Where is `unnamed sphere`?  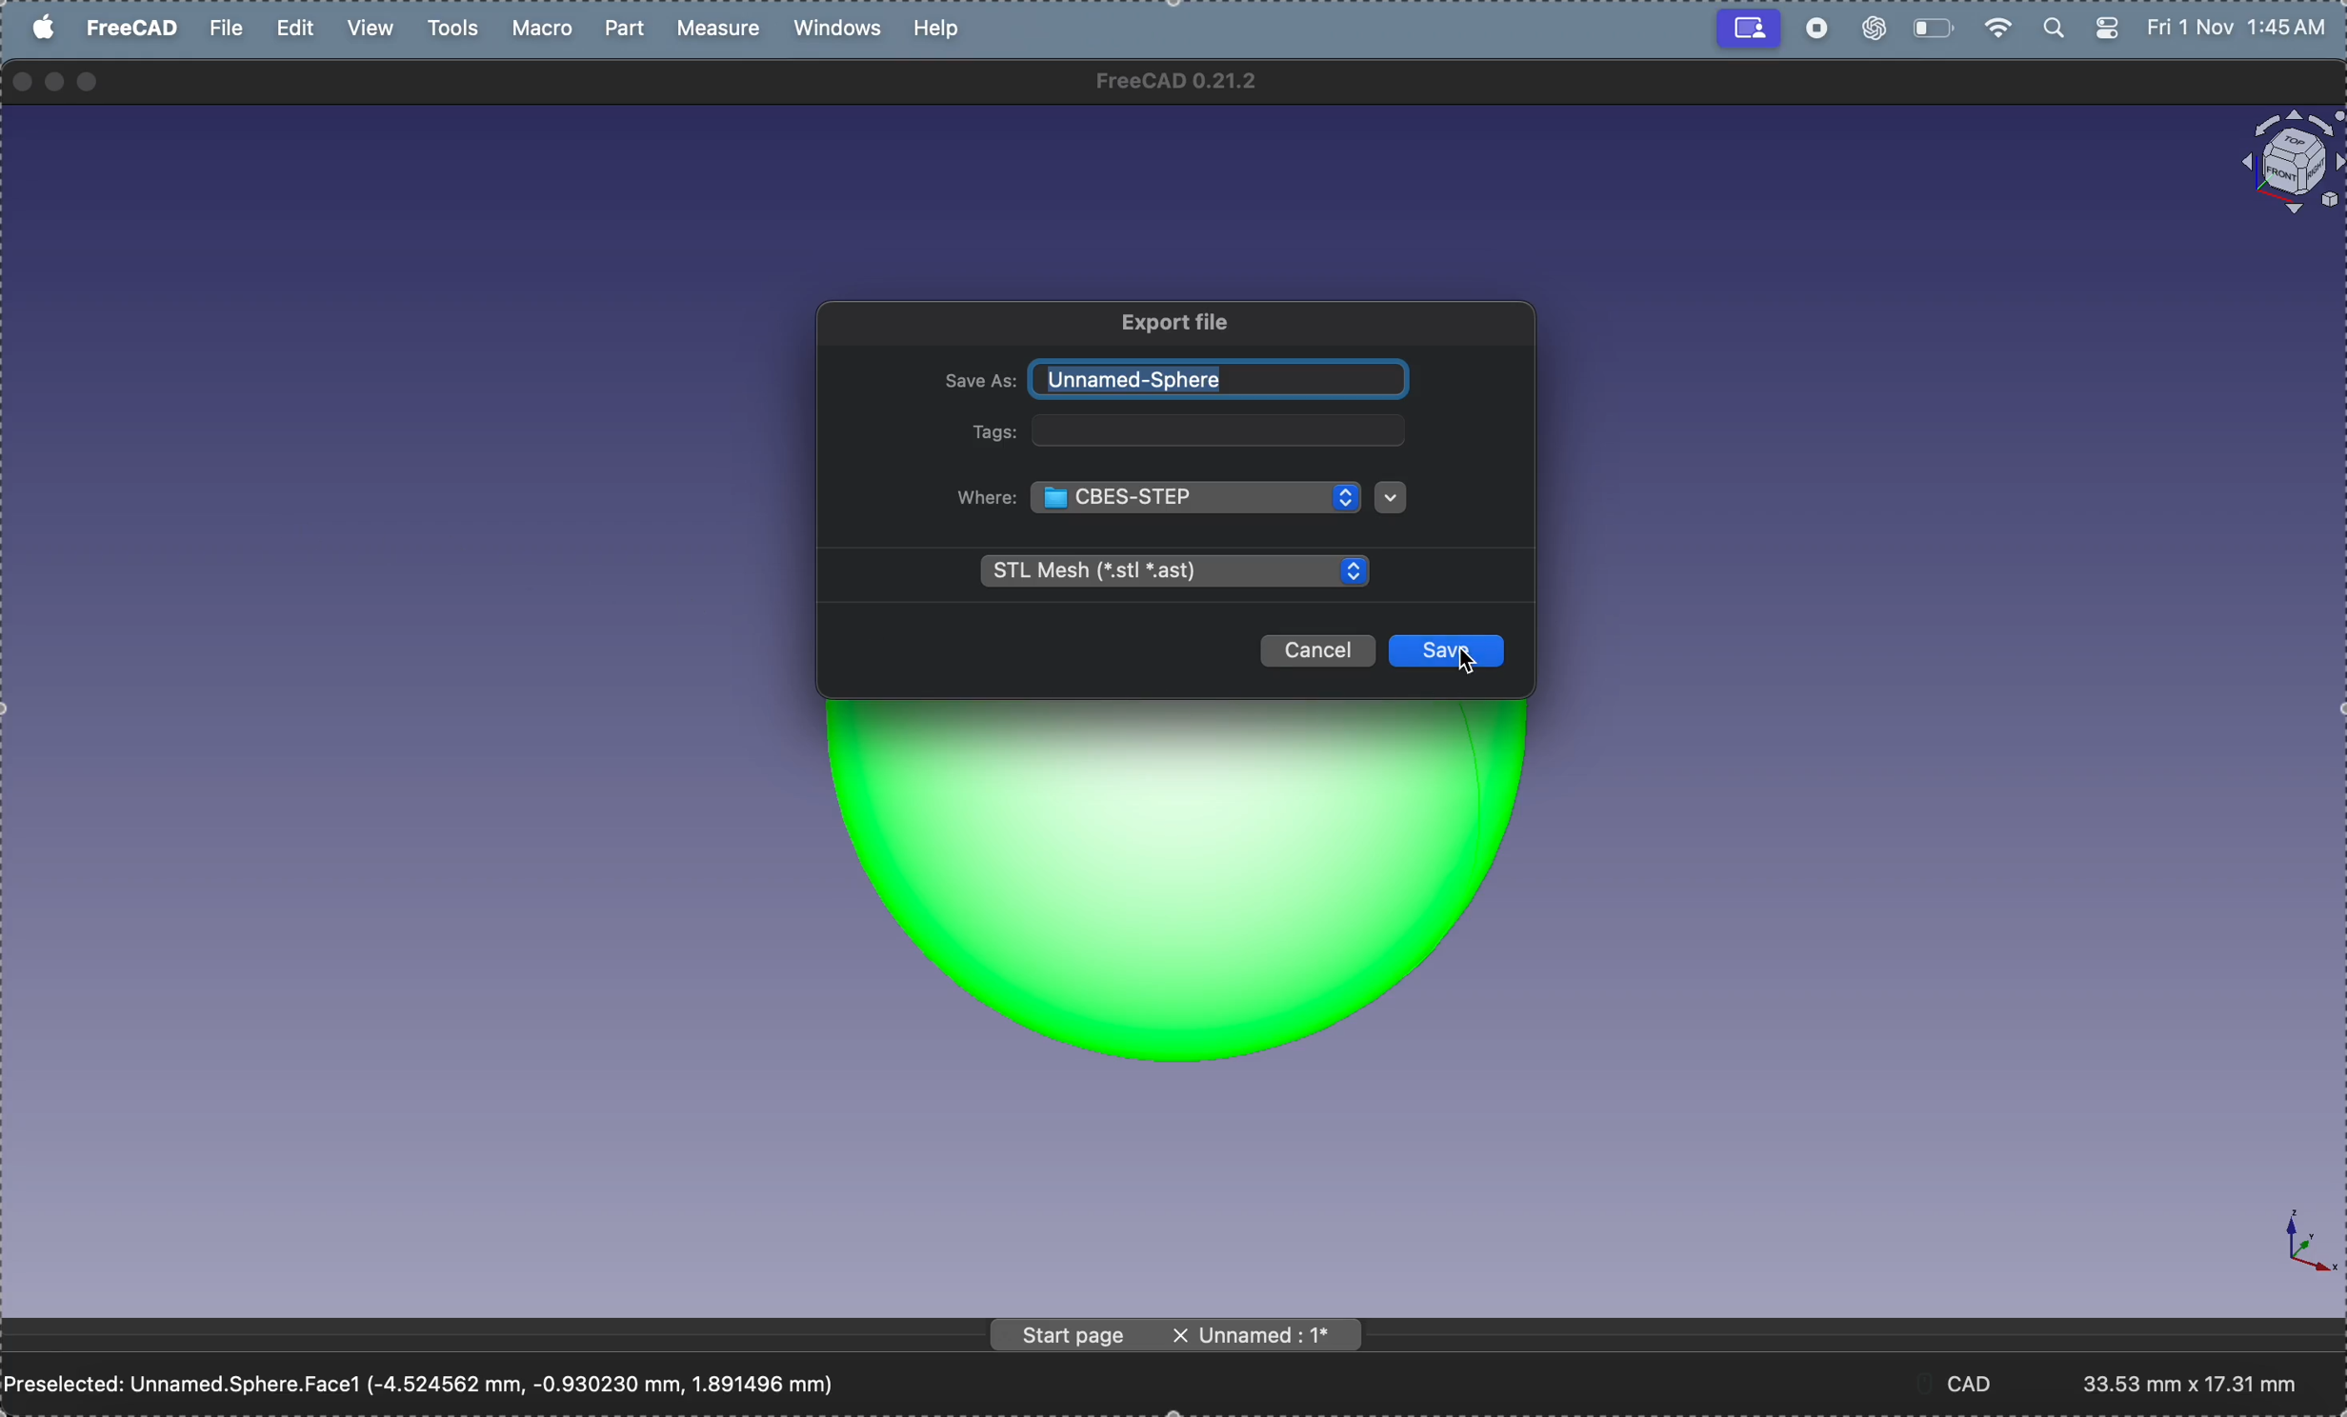
unnamed sphere is located at coordinates (1224, 380).